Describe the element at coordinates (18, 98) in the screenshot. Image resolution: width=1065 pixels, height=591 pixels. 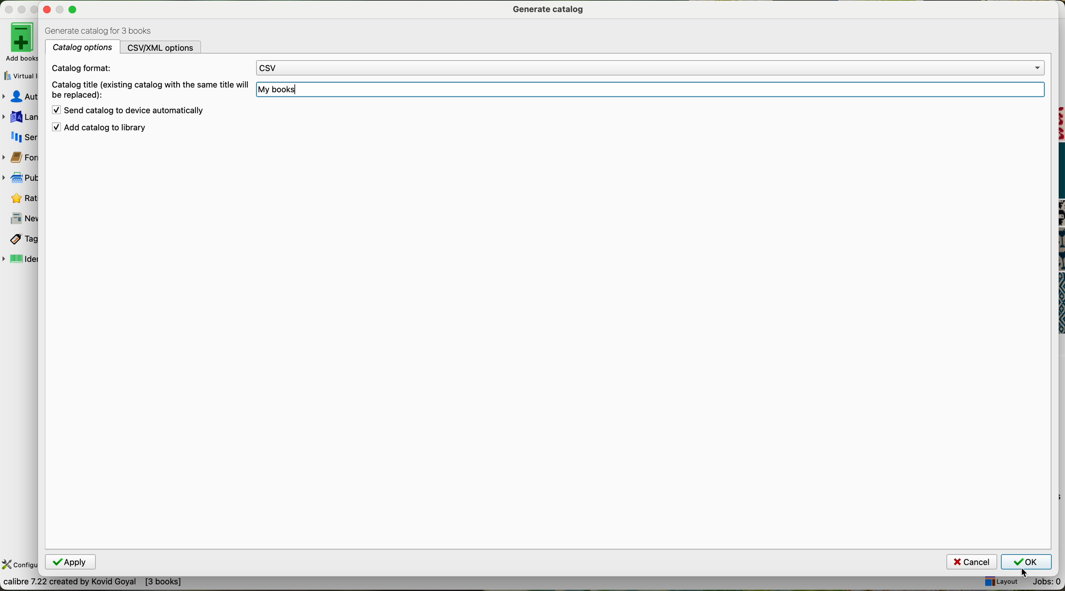
I see `authors` at that location.